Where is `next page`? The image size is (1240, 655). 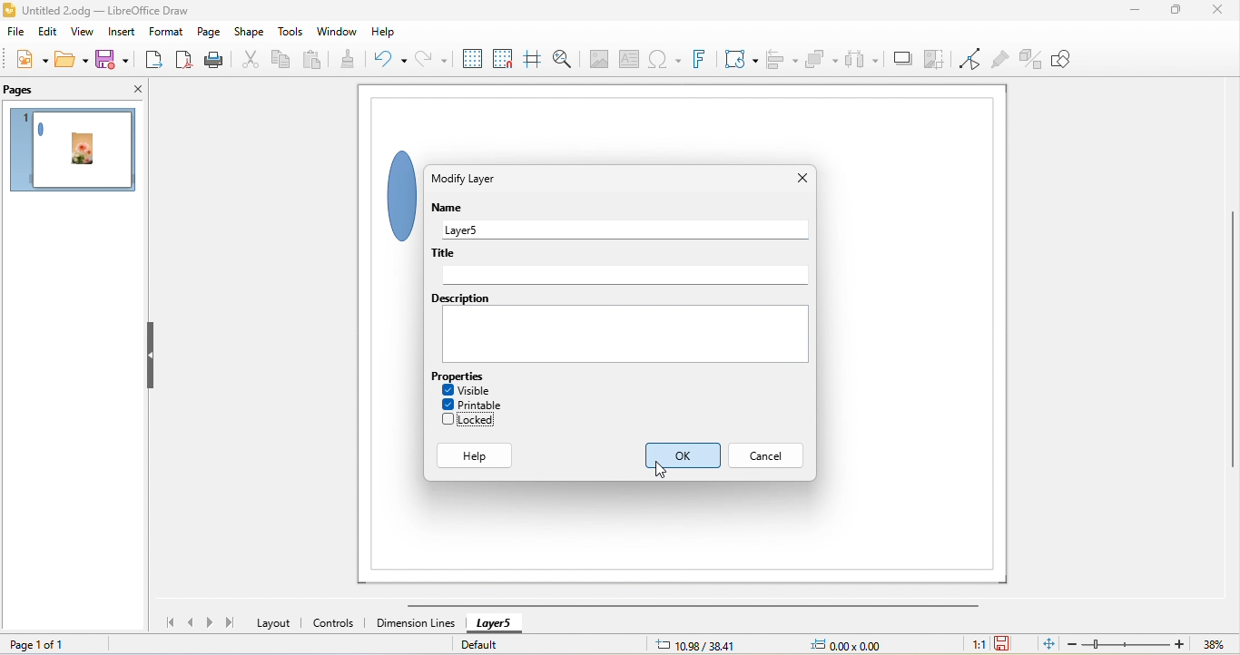
next page is located at coordinates (212, 622).